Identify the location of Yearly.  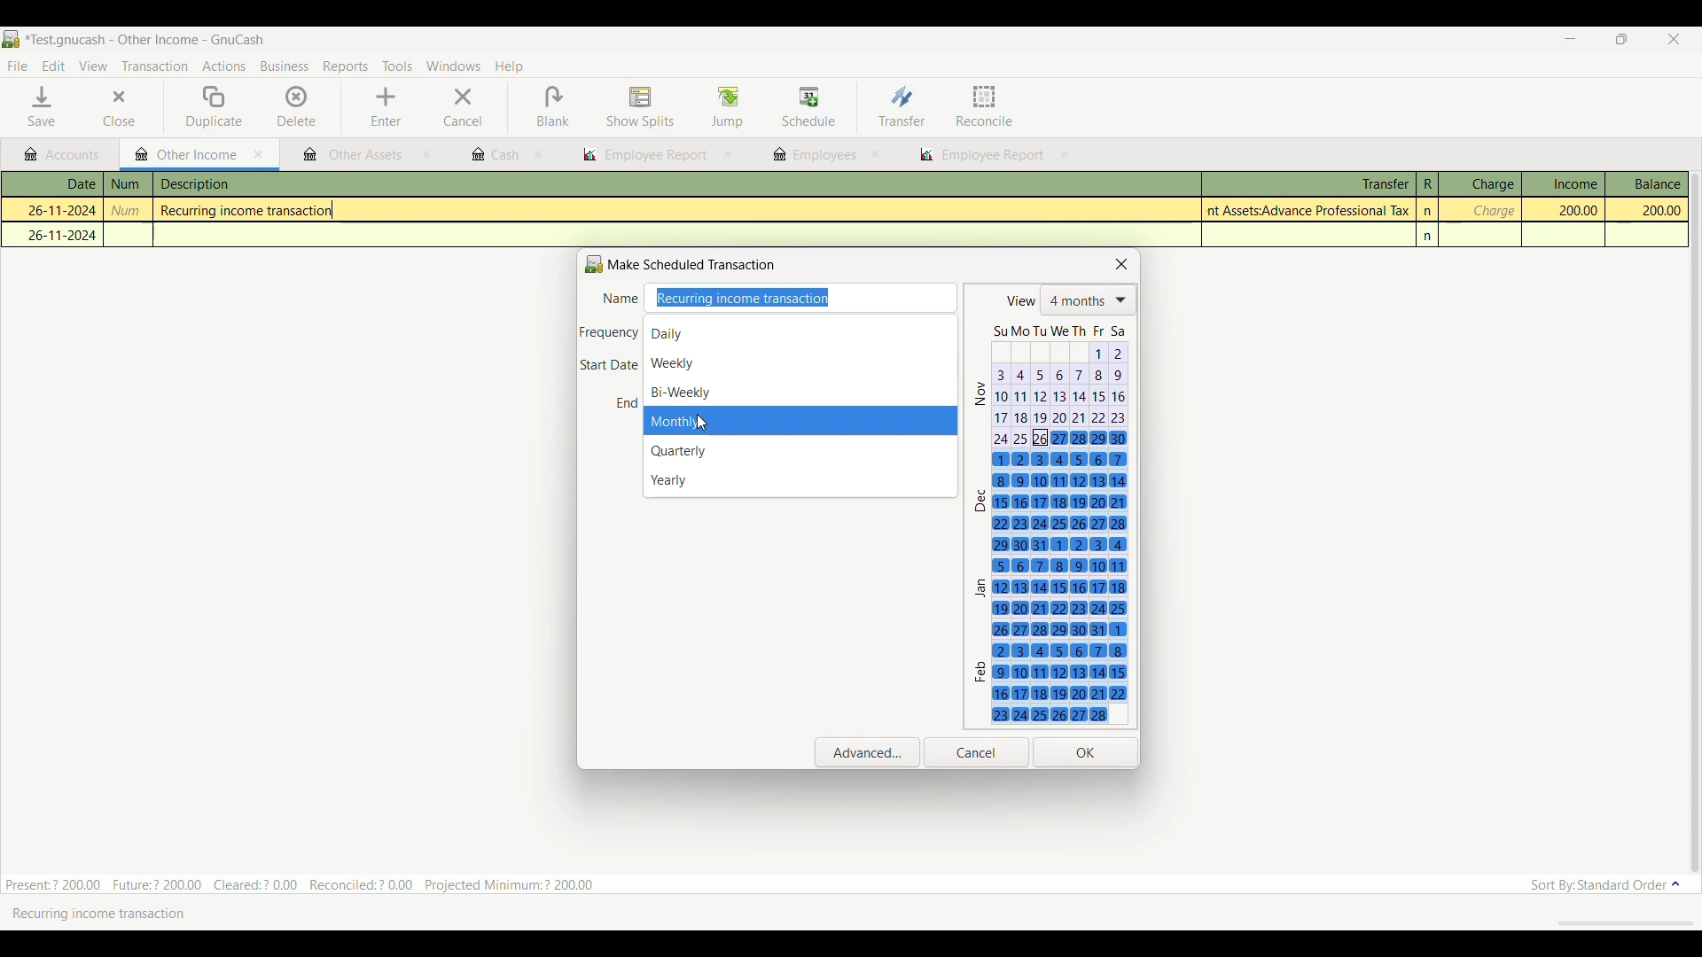
(800, 478).